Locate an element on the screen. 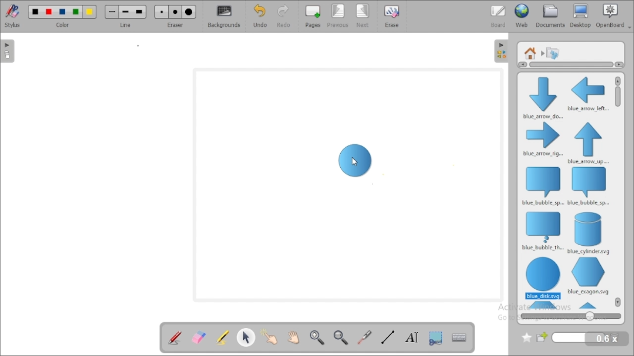 This screenshot has width=634, height=356. blue arrow up is located at coordinates (588, 143).